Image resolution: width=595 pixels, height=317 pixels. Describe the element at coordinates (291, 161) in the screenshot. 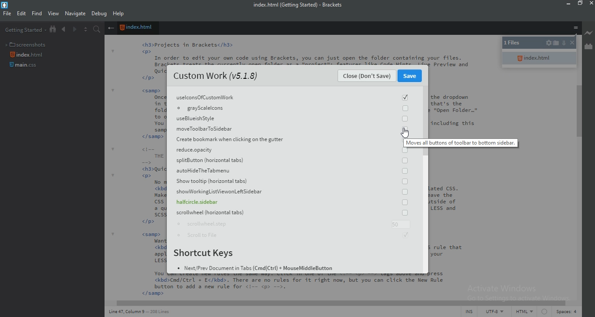

I see `splitButton (horizontal tabs)` at that location.